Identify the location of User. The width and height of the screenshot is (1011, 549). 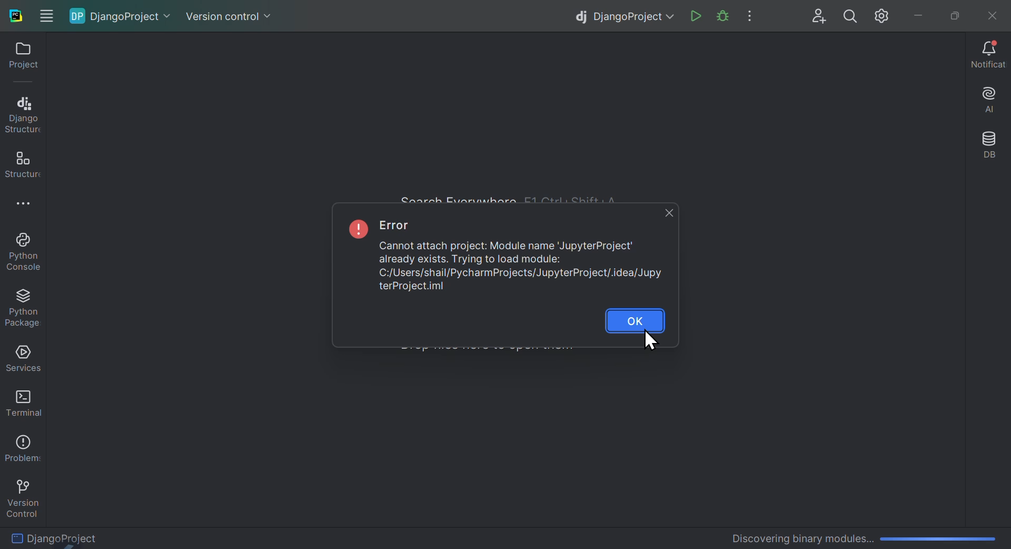
(820, 16).